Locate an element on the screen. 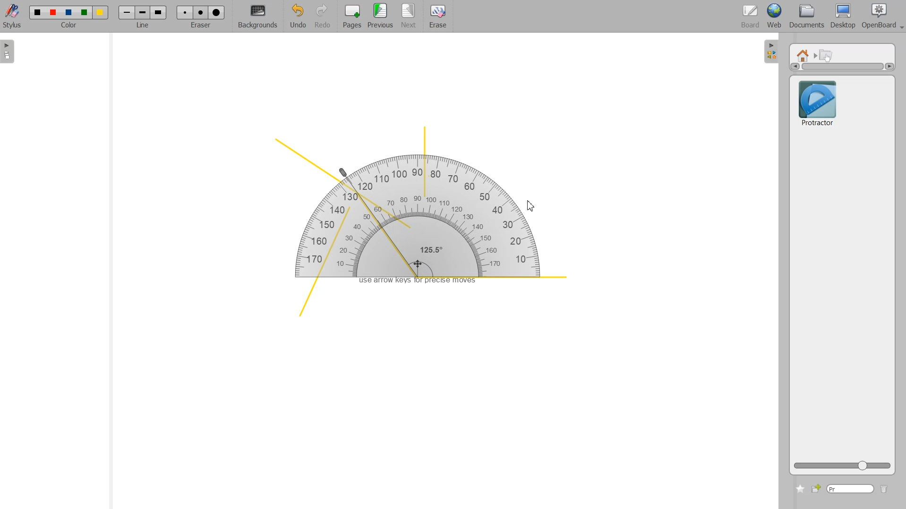 The image size is (906, 509). Desktop is located at coordinates (843, 17).